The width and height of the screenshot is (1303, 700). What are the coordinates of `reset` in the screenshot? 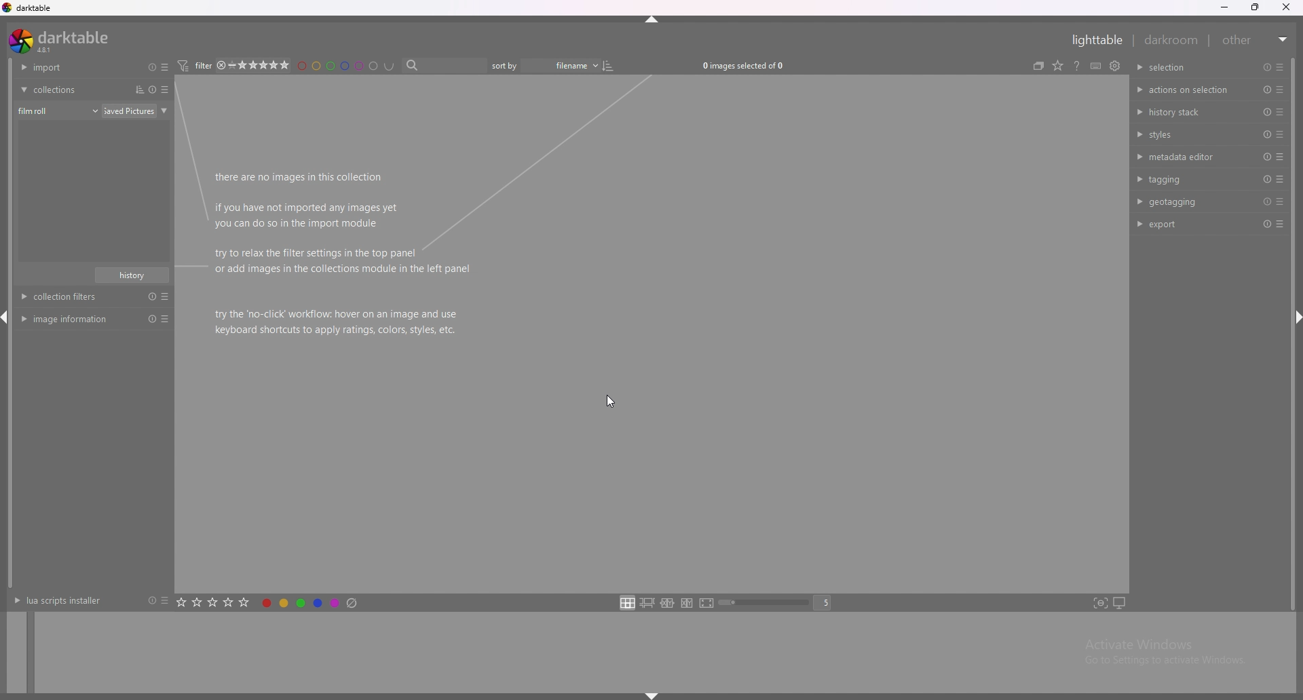 It's located at (1265, 157).